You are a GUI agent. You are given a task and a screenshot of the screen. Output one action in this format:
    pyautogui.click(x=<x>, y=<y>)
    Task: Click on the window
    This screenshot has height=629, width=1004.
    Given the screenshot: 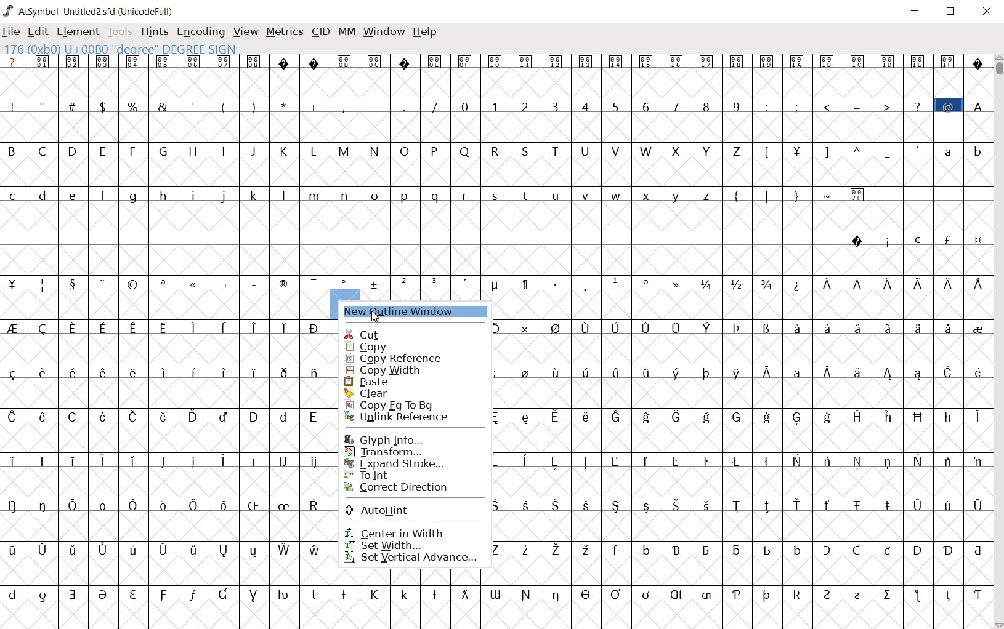 What is the action you would take?
    pyautogui.click(x=385, y=31)
    